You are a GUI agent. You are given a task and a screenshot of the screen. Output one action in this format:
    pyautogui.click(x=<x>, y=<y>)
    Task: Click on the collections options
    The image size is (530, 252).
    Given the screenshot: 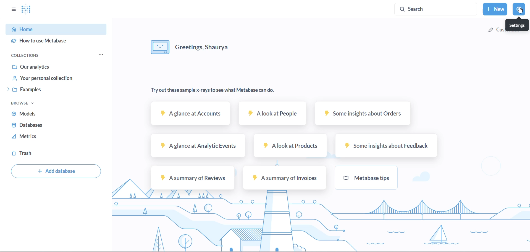 What is the action you would take?
    pyautogui.click(x=104, y=54)
    